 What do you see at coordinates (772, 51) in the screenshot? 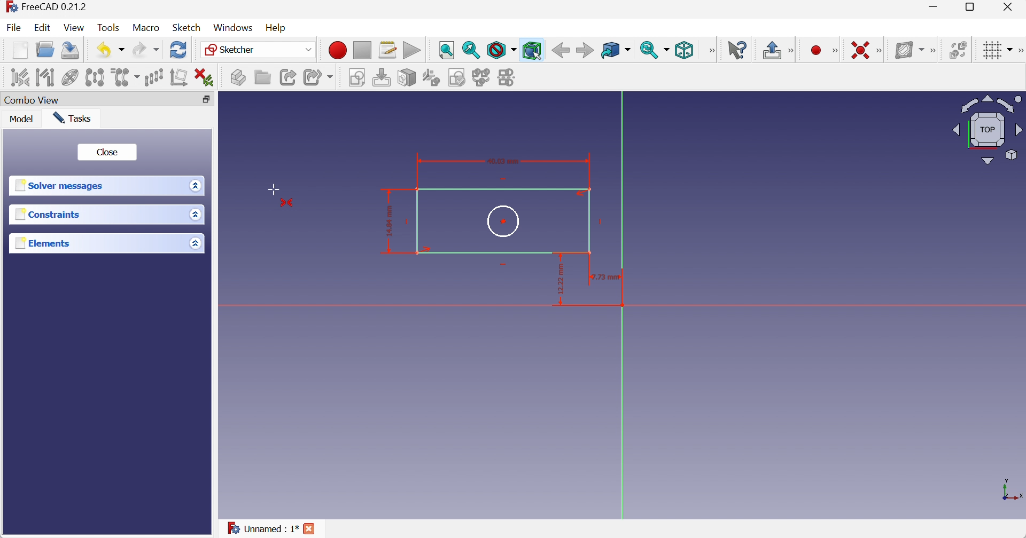
I see `Leave sketch` at bounding box center [772, 51].